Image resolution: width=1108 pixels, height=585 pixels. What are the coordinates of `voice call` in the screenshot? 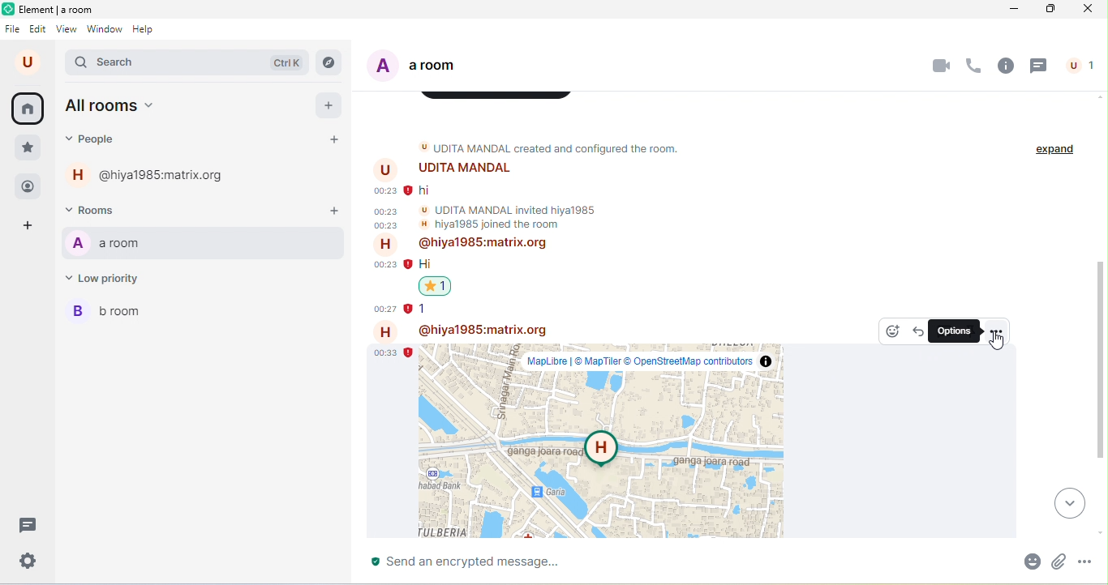 It's located at (974, 66).